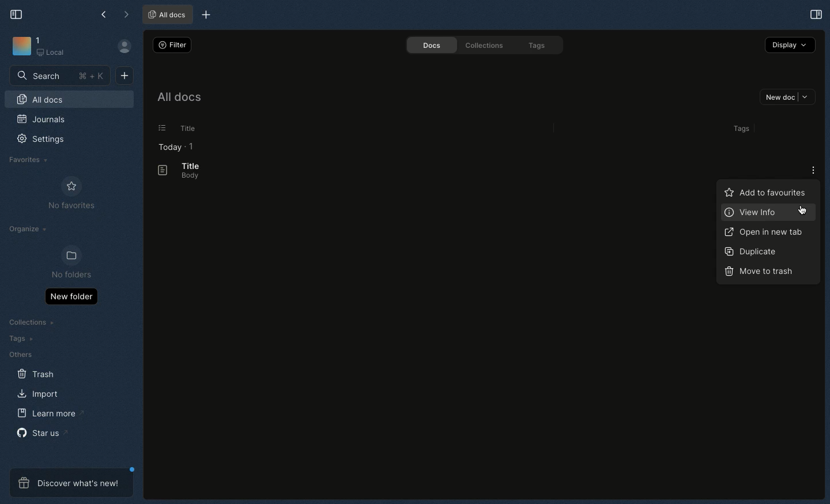 The width and height of the screenshot is (830, 504). I want to click on Document, so click(157, 171).